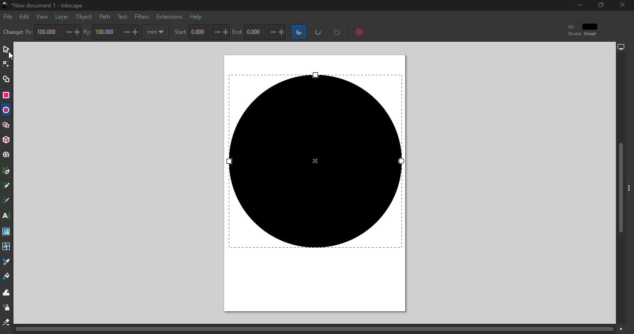  Describe the element at coordinates (123, 17) in the screenshot. I see `Text` at that location.